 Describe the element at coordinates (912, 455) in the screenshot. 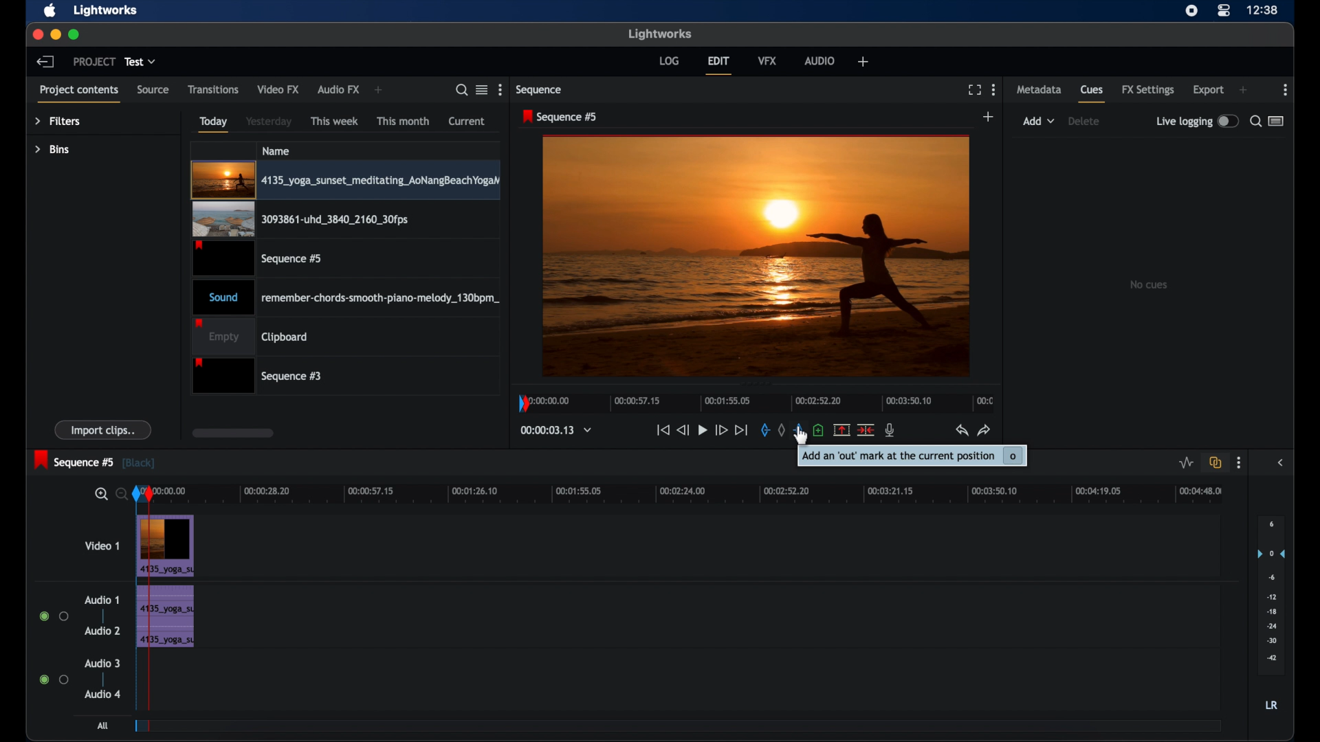

I see `Add an out mark at the current position ` at that location.